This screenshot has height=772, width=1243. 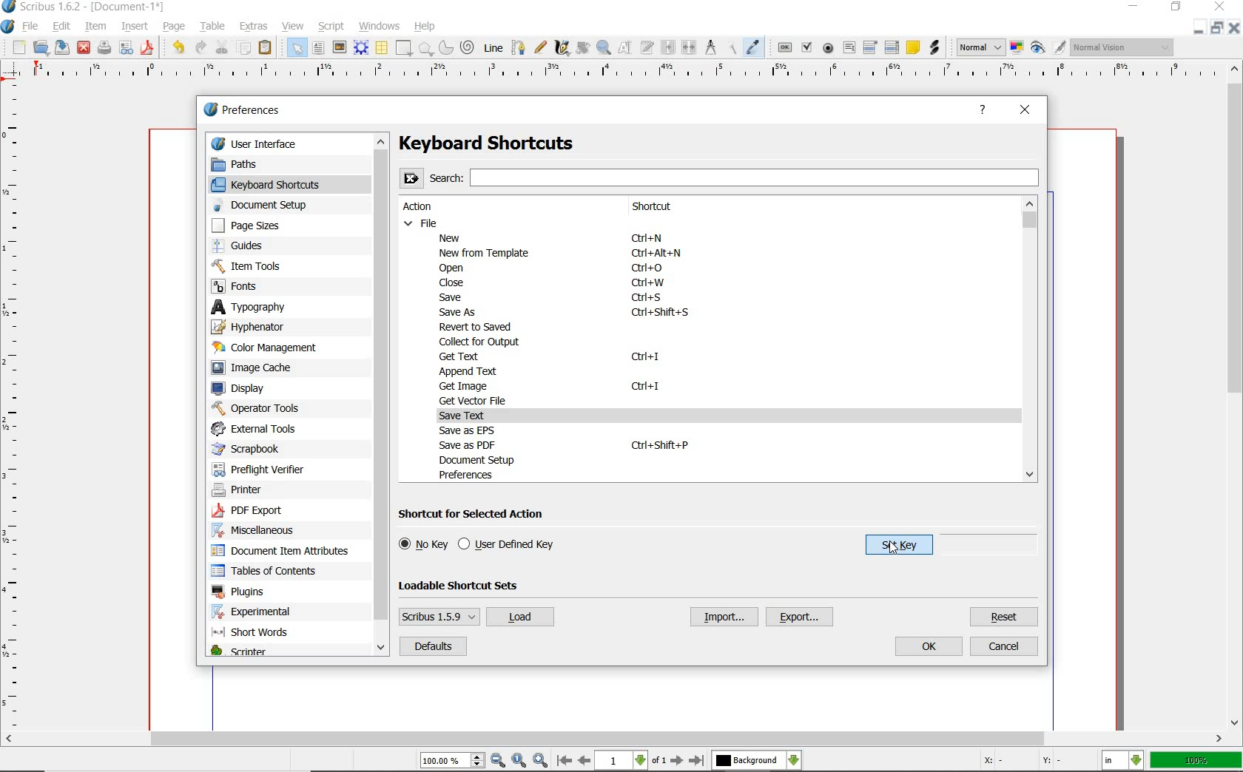 I want to click on Ctrl + N, so click(x=653, y=239).